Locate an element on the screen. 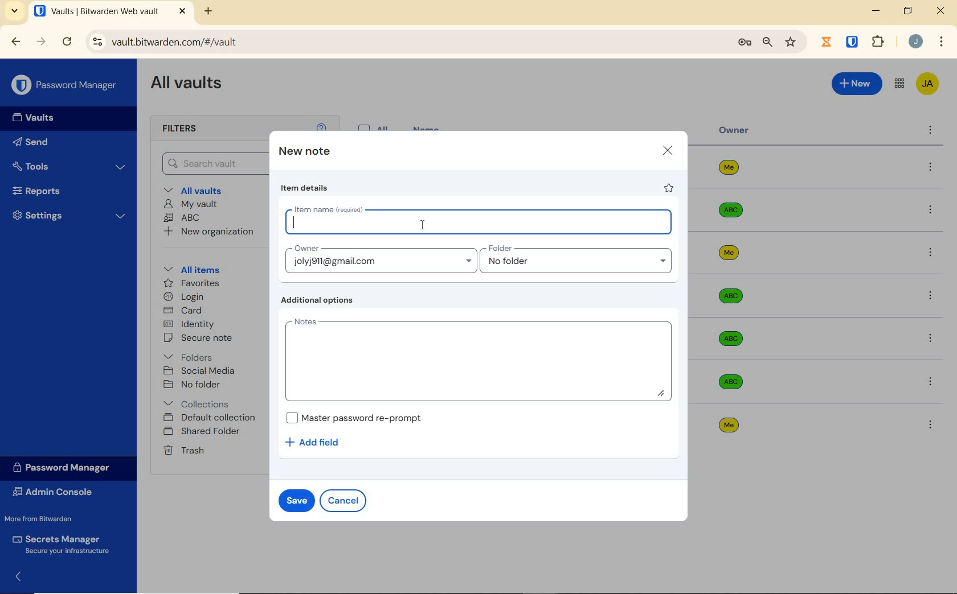 Image resolution: width=957 pixels, height=594 pixels. Search Vault is located at coordinates (213, 163).